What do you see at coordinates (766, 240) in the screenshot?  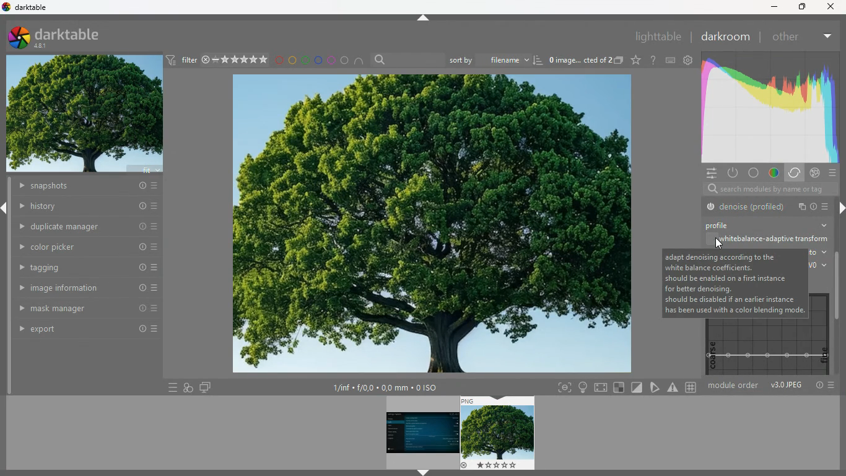 I see `whitebalance` at bounding box center [766, 240].